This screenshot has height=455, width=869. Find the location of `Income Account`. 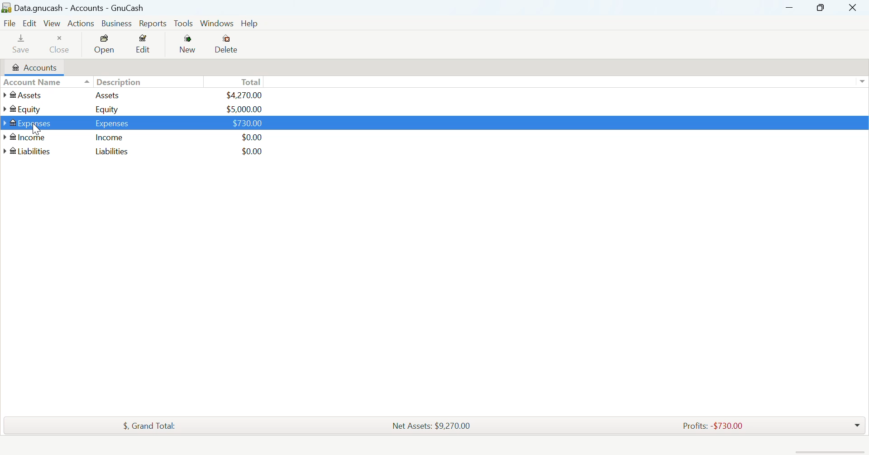

Income Account is located at coordinates (132, 137).